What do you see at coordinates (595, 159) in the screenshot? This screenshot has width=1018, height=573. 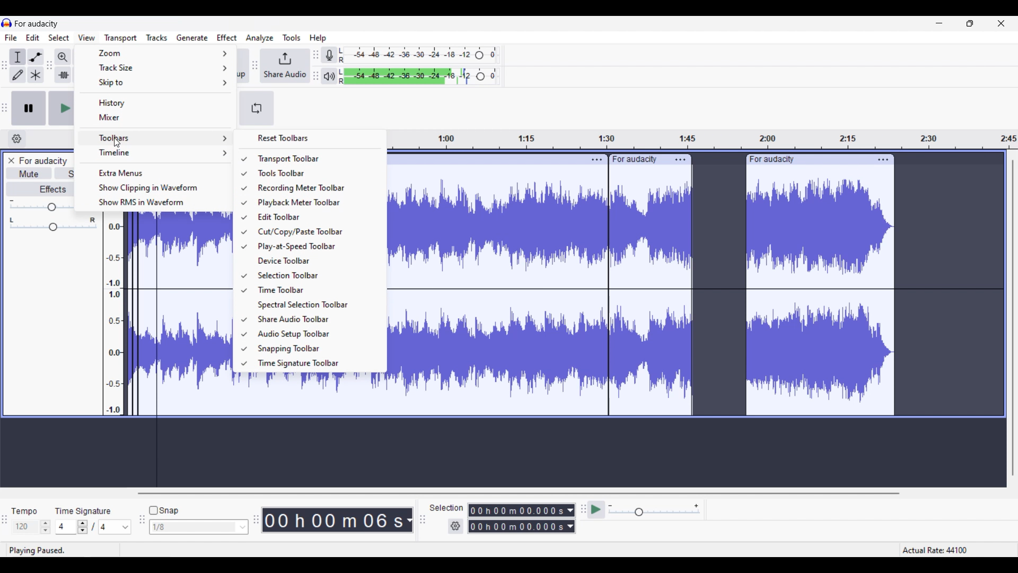 I see `track options` at bounding box center [595, 159].